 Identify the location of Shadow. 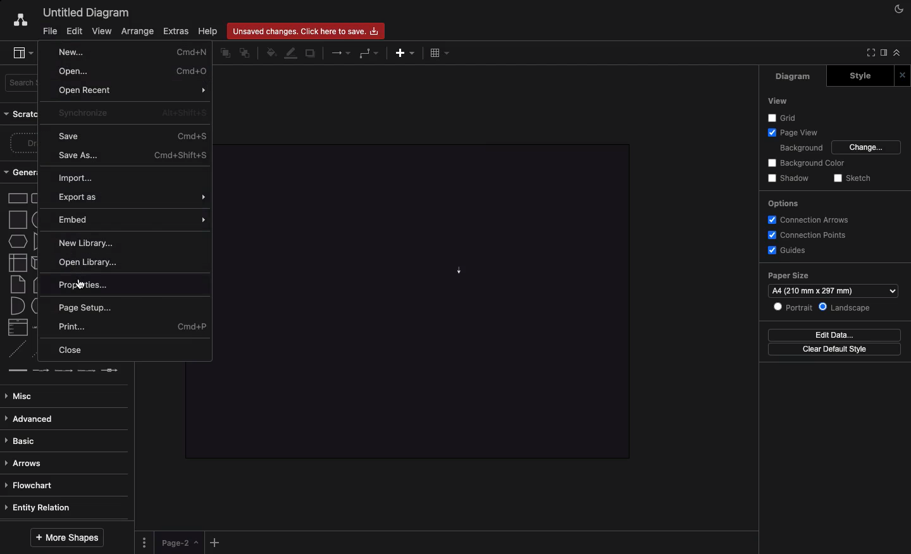
(788, 179).